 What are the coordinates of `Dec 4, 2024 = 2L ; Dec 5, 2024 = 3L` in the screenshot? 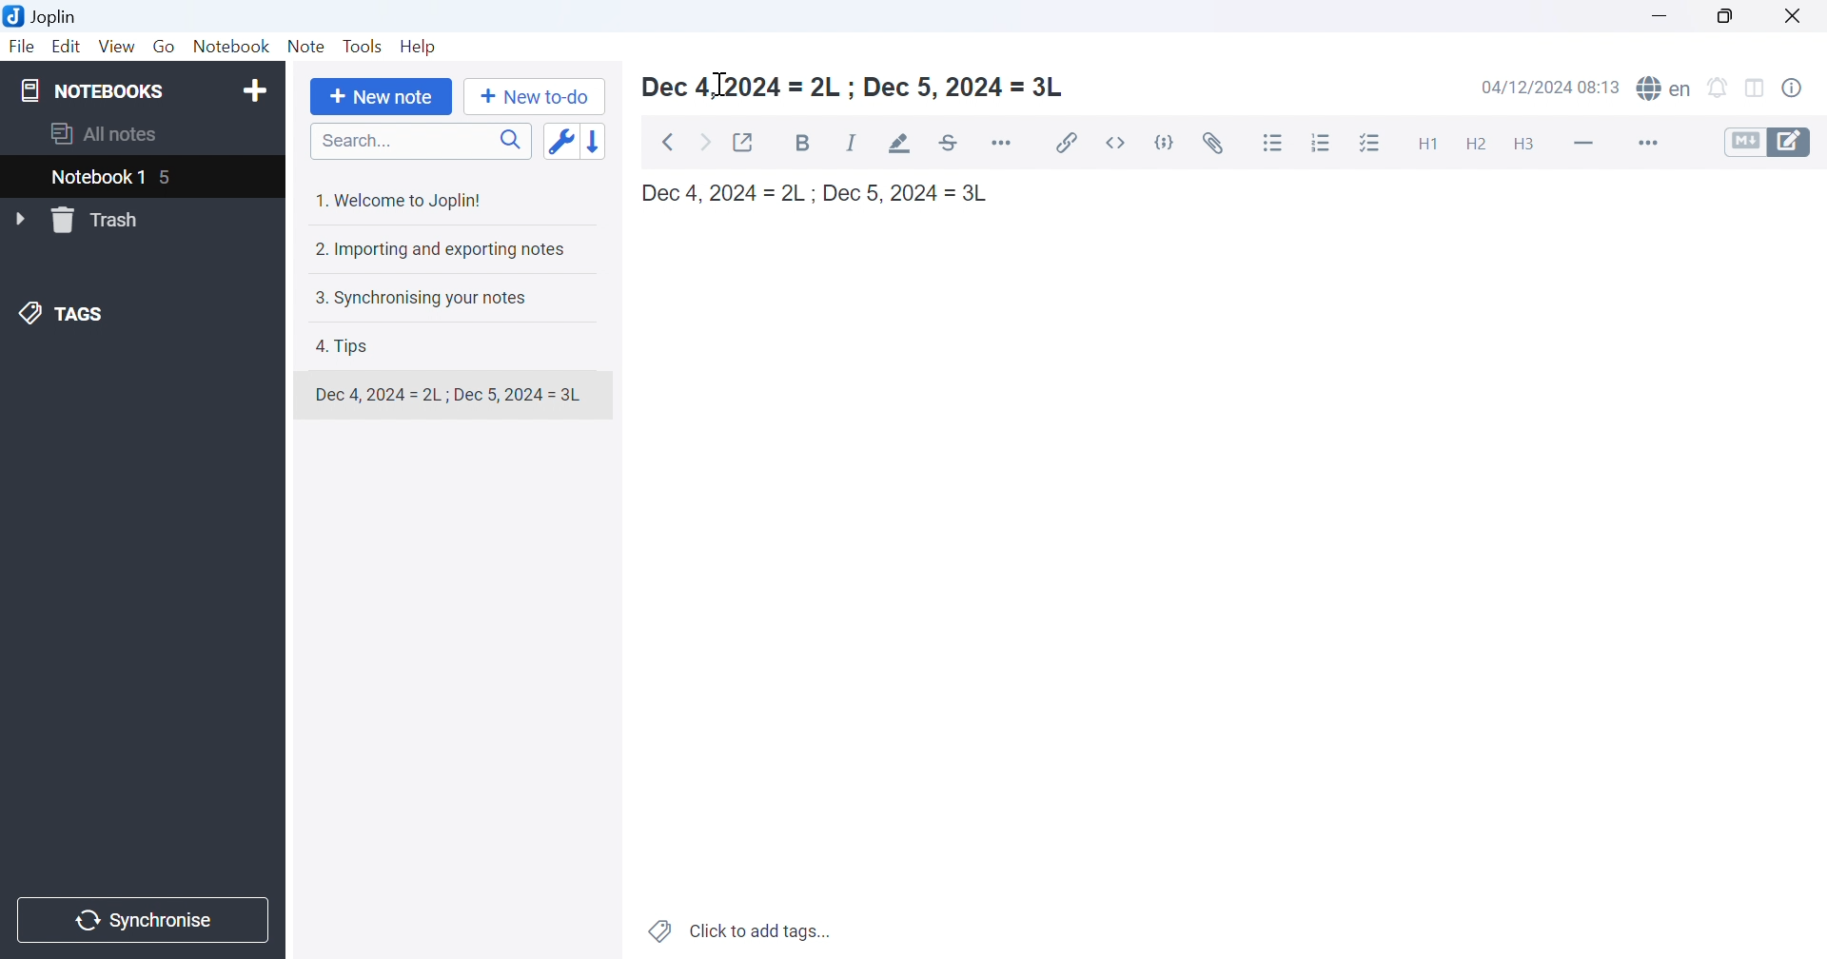 It's located at (859, 88).